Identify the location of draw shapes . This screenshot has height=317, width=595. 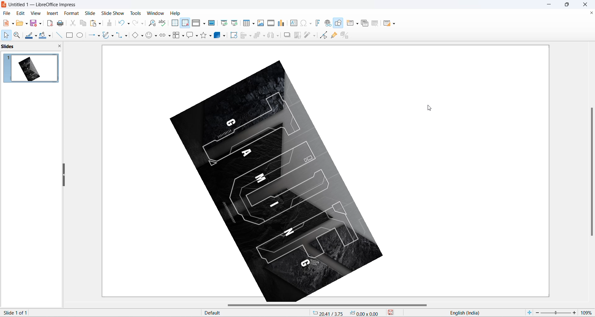
(339, 23).